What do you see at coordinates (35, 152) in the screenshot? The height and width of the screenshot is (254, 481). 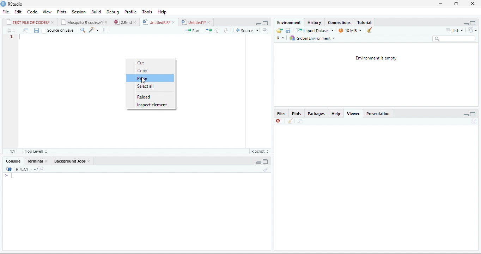 I see `(top level)` at bounding box center [35, 152].